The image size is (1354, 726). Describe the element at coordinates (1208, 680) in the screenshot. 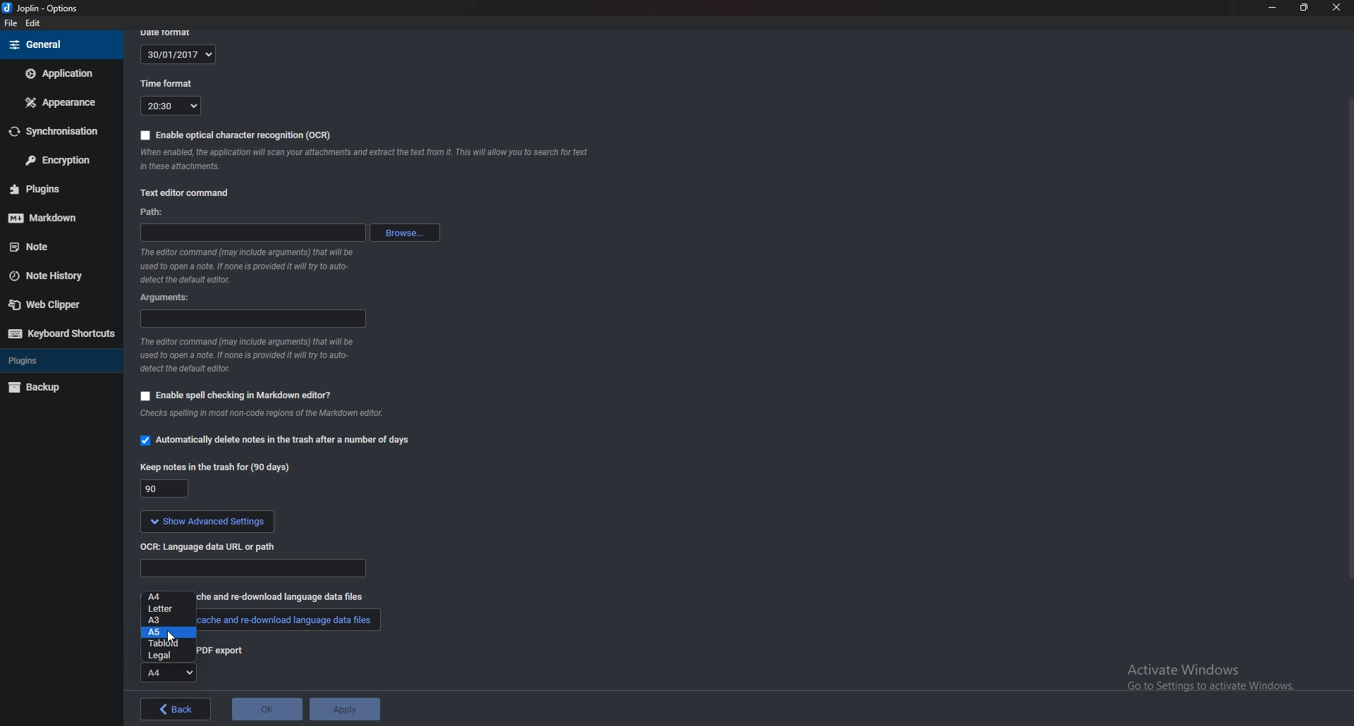

I see `activate windows` at that location.